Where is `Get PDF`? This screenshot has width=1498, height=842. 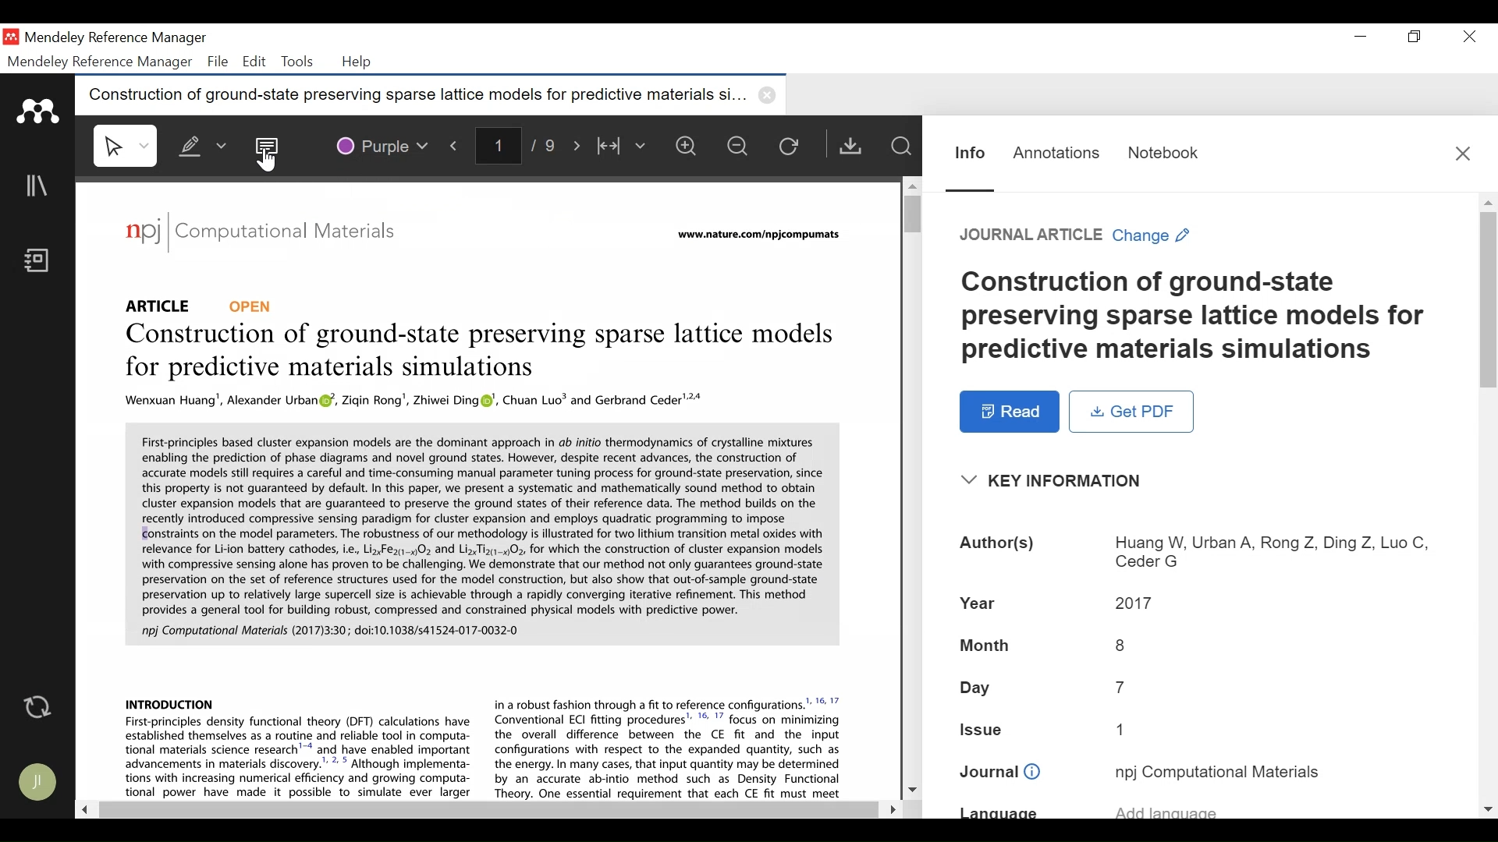 Get PDF is located at coordinates (854, 146).